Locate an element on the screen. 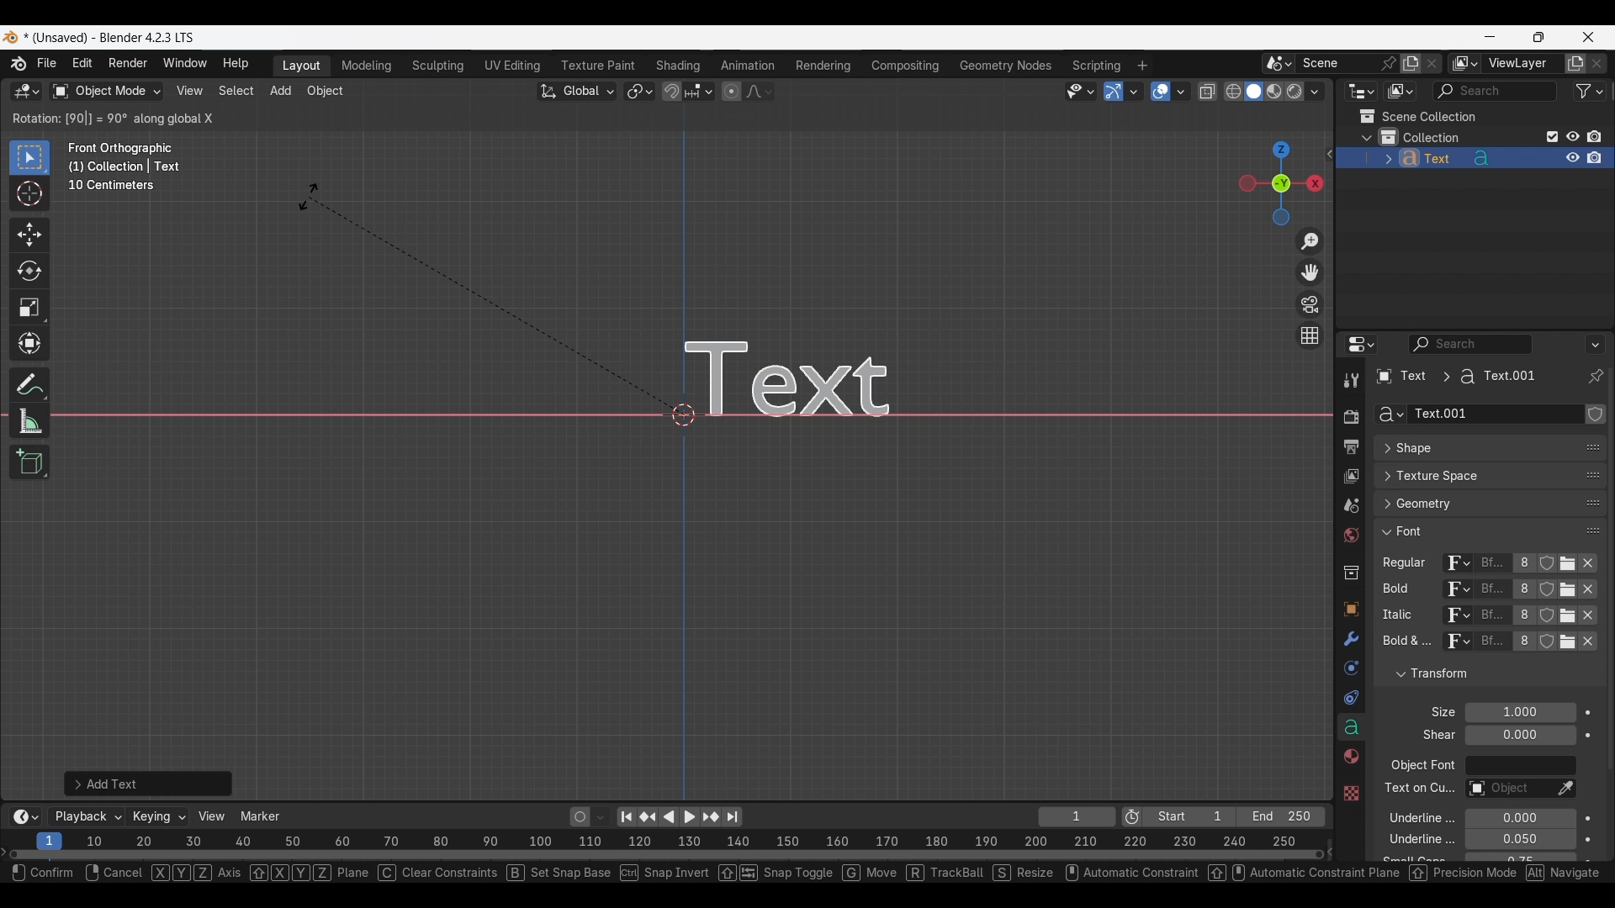 Image resolution: width=1615 pixels, height=908 pixels. Transform is located at coordinates (29, 345).